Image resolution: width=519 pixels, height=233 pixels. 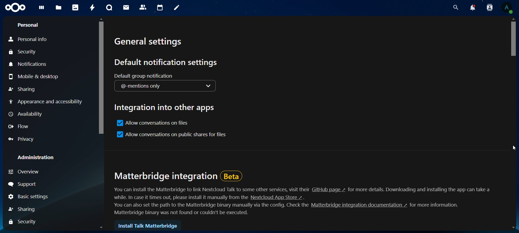 What do you see at coordinates (302, 201) in the screenshot?
I see `You can install the Matterbridge to link Nextcloud Talk to some other services, visit their GitHub page ~ for more details. Downloading and installing the app can take a
while. In case it times out, please install it manually from the Nextcloud App Store ~.

You can also set the path to the Matterbridge binary manually via the config. Check the Matterbridge integration documentation » for more information.

Matterbridge binary was not found or couldn't be executed.` at bounding box center [302, 201].